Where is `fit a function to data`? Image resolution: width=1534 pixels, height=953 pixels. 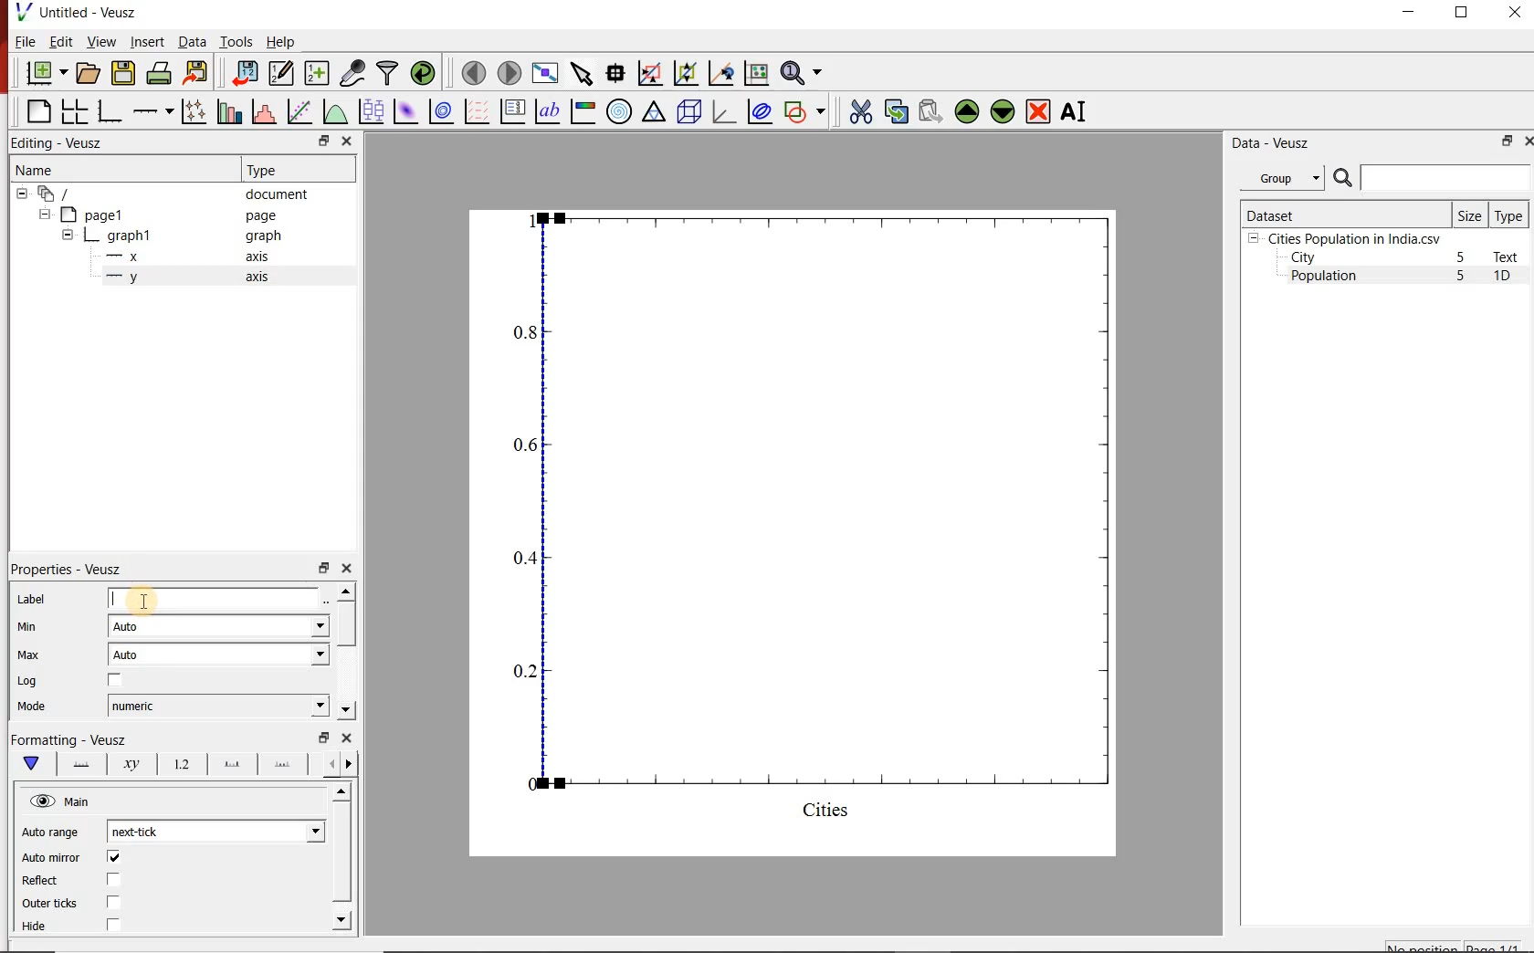 fit a function to data is located at coordinates (299, 110).